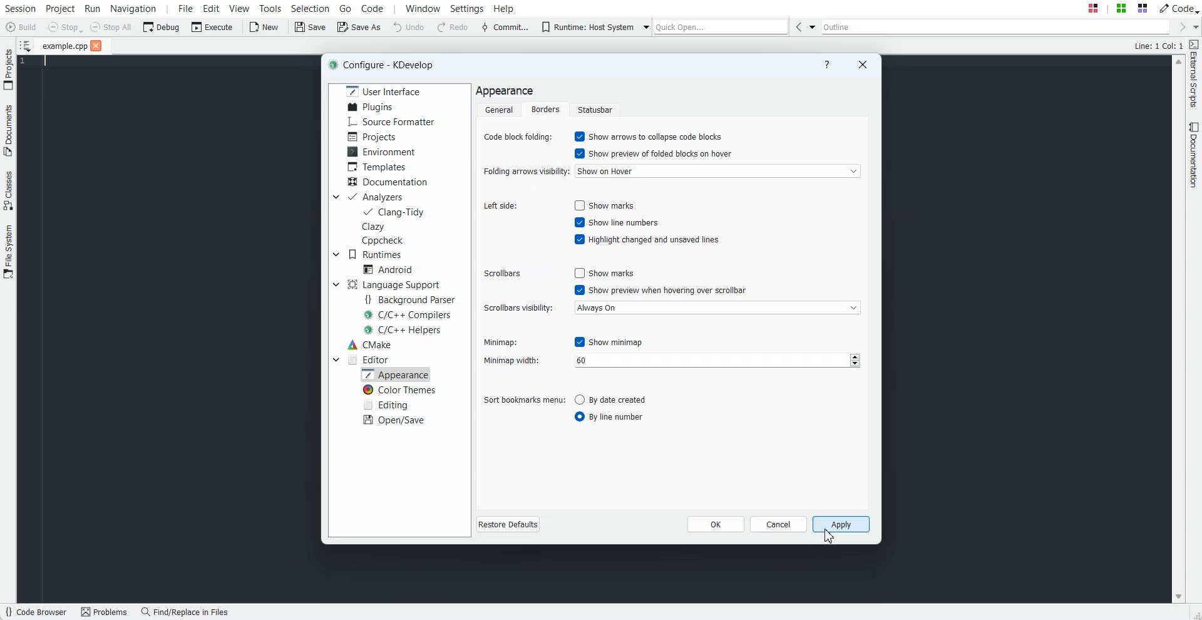 The width and height of the screenshot is (1202, 620). I want to click on Redo, so click(455, 27).